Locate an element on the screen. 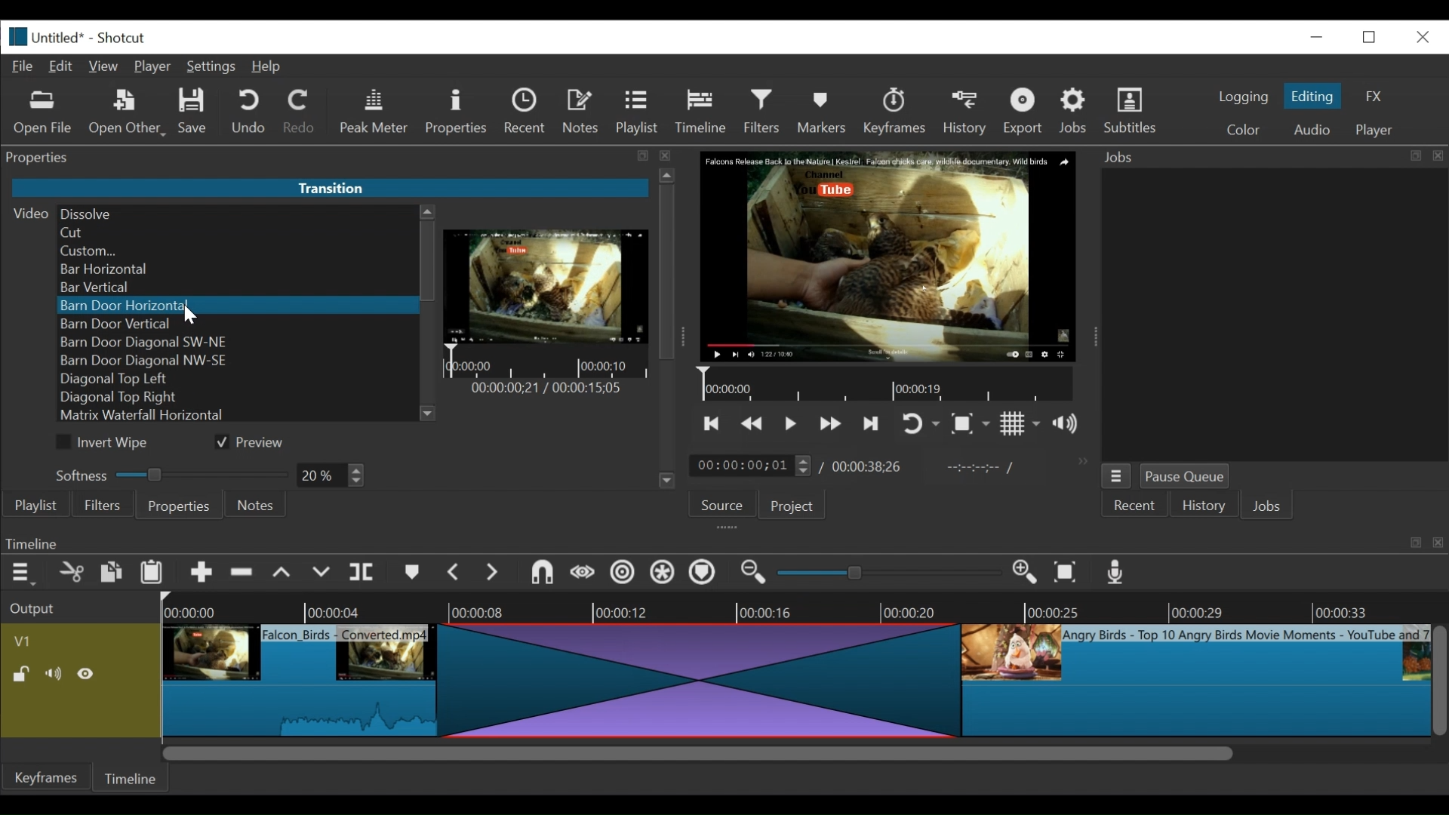  Jobs is located at coordinates (1076, 110).